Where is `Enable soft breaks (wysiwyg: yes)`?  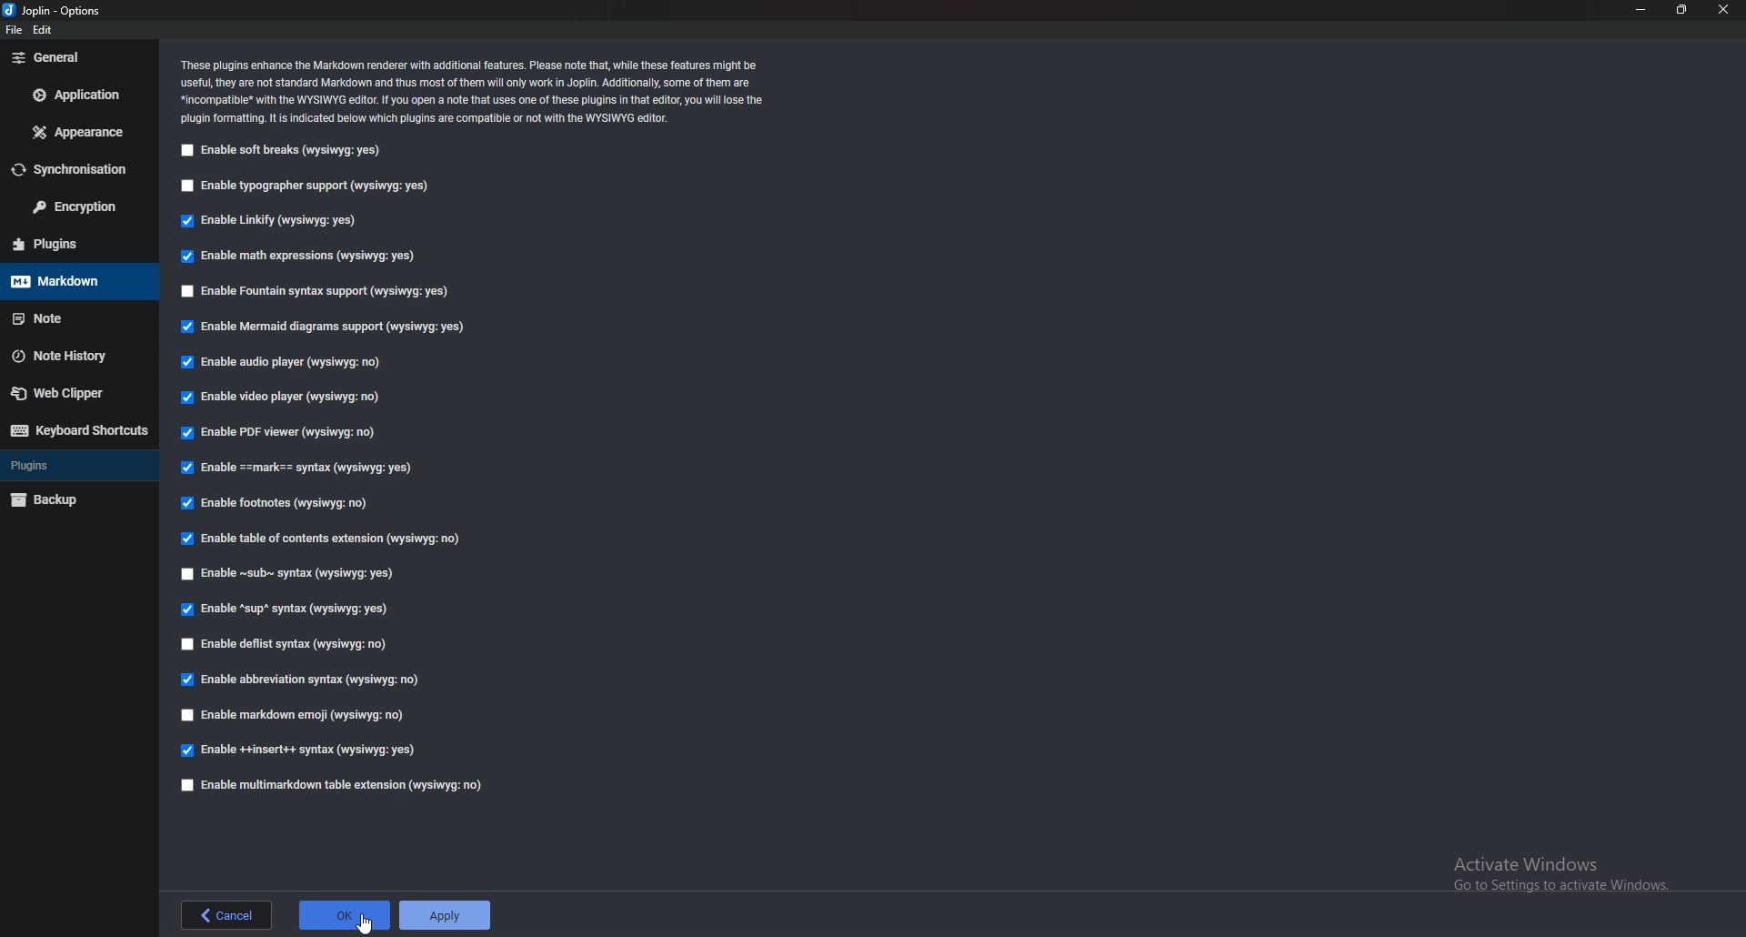 Enable soft breaks (wysiwyg: yes) is located at coordinates (287, 149).